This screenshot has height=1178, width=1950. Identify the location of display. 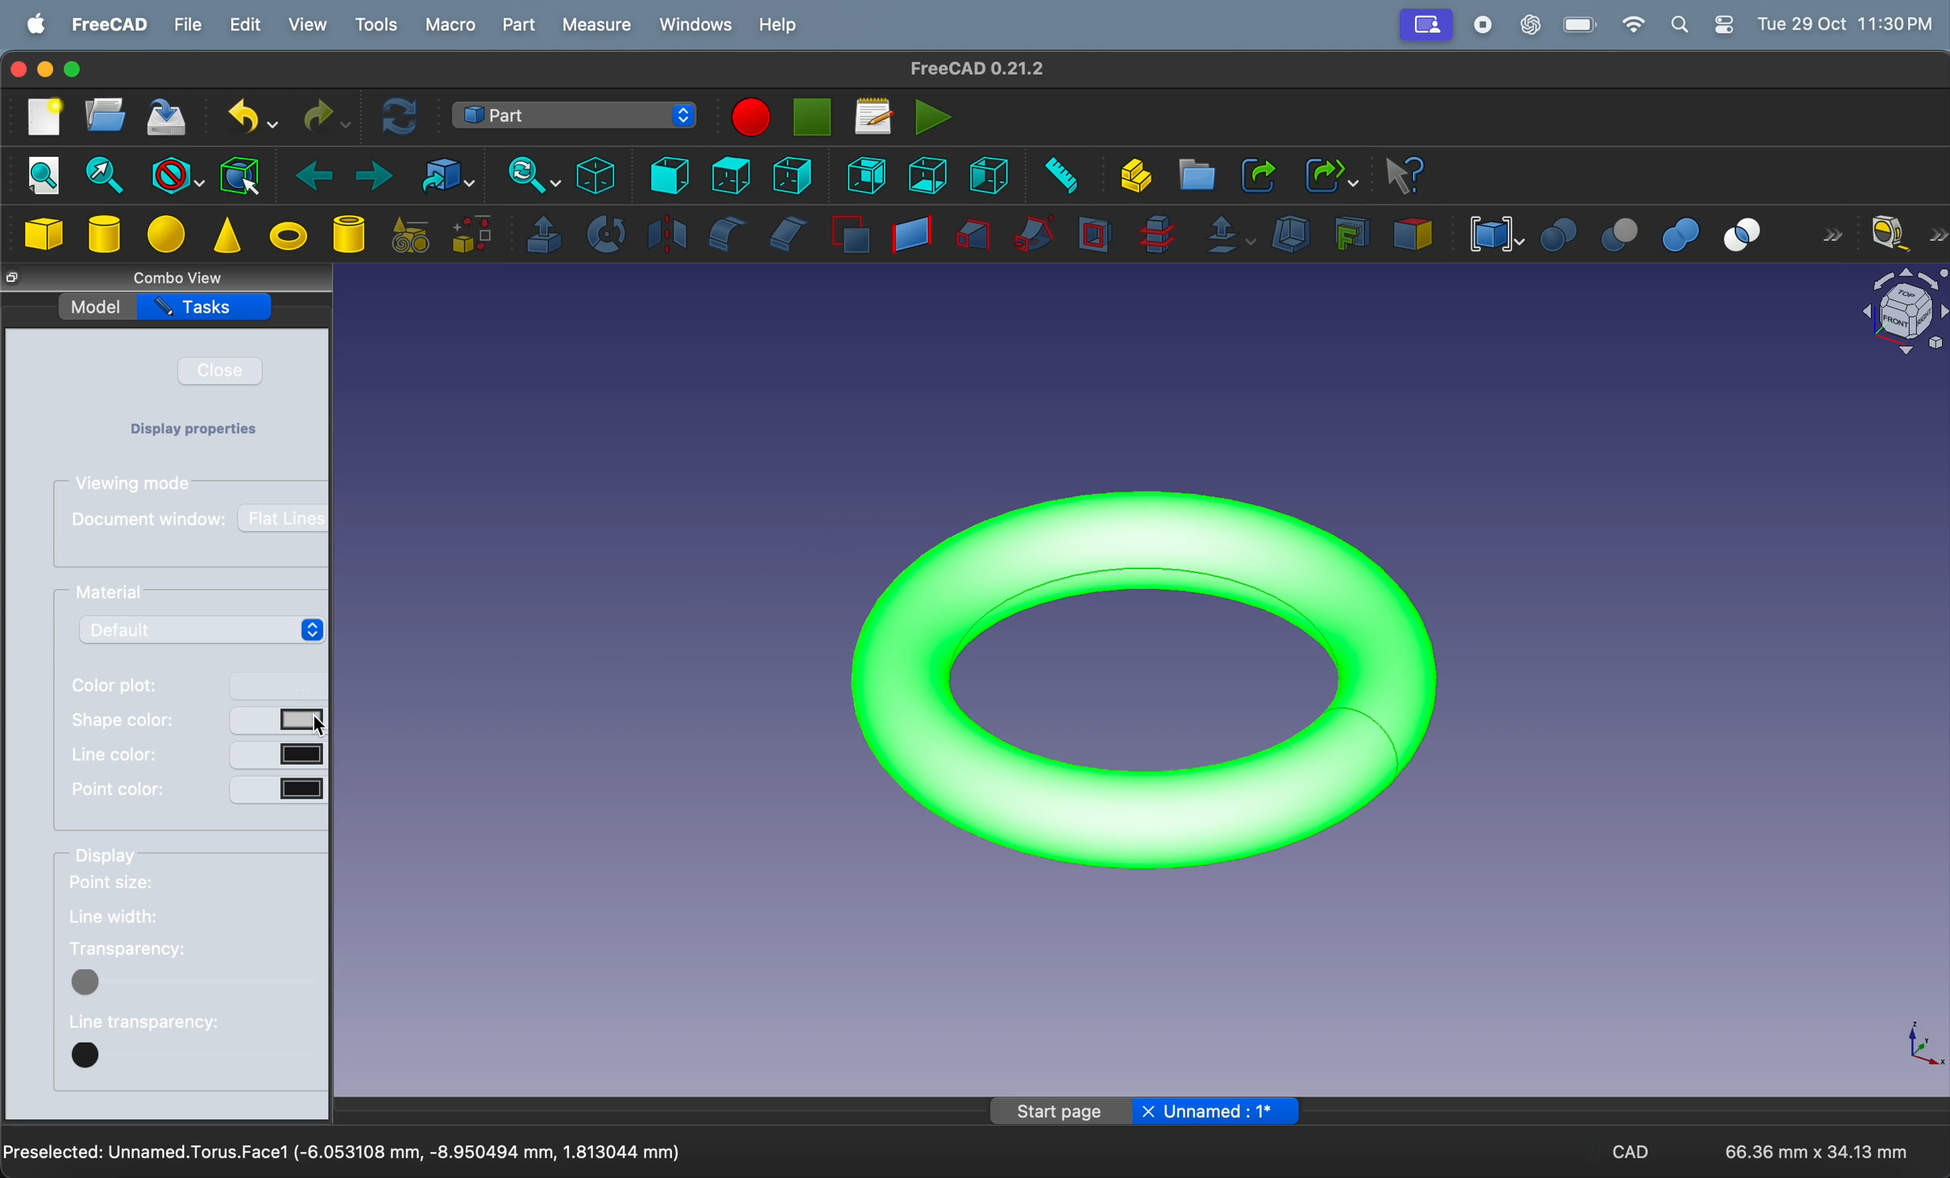
(143, 857).